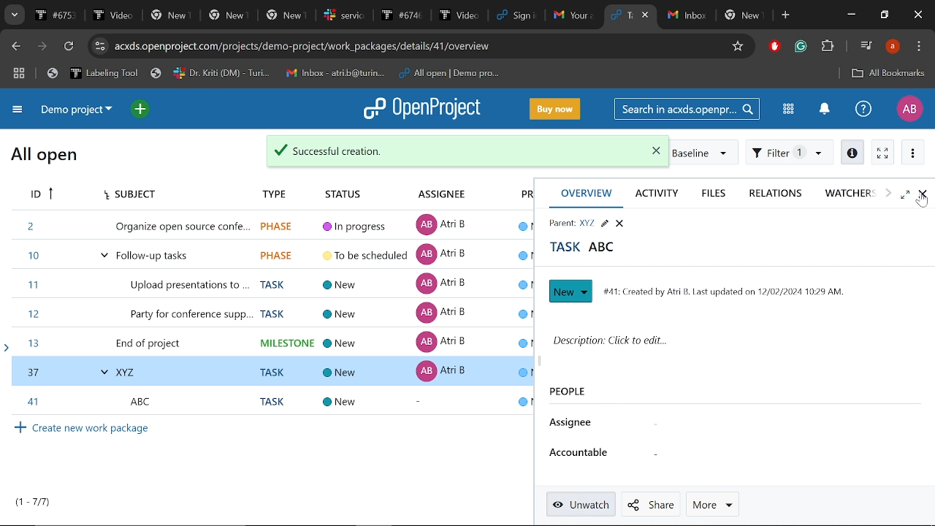 This screenshot has width=935, height=526. I want to click on Activity, so click(661, 194).